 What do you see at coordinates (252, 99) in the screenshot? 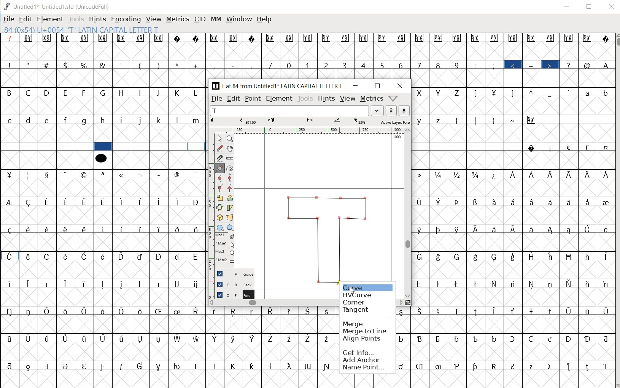
I see `point` at bounding box center [252, 99].